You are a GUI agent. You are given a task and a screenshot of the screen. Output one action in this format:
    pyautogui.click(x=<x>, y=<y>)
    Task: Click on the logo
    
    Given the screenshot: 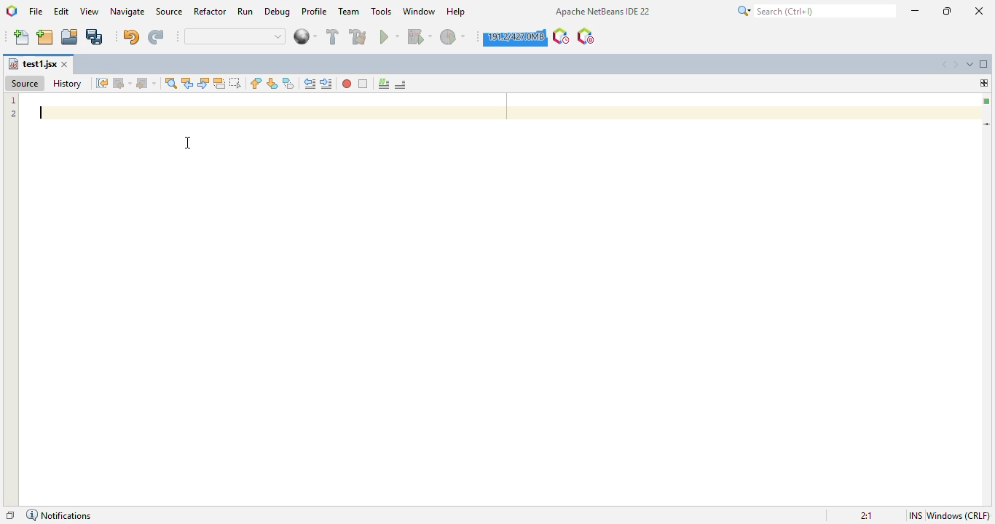 What is the action you would take?
    pyautogui.click(x=11, y=11)
    